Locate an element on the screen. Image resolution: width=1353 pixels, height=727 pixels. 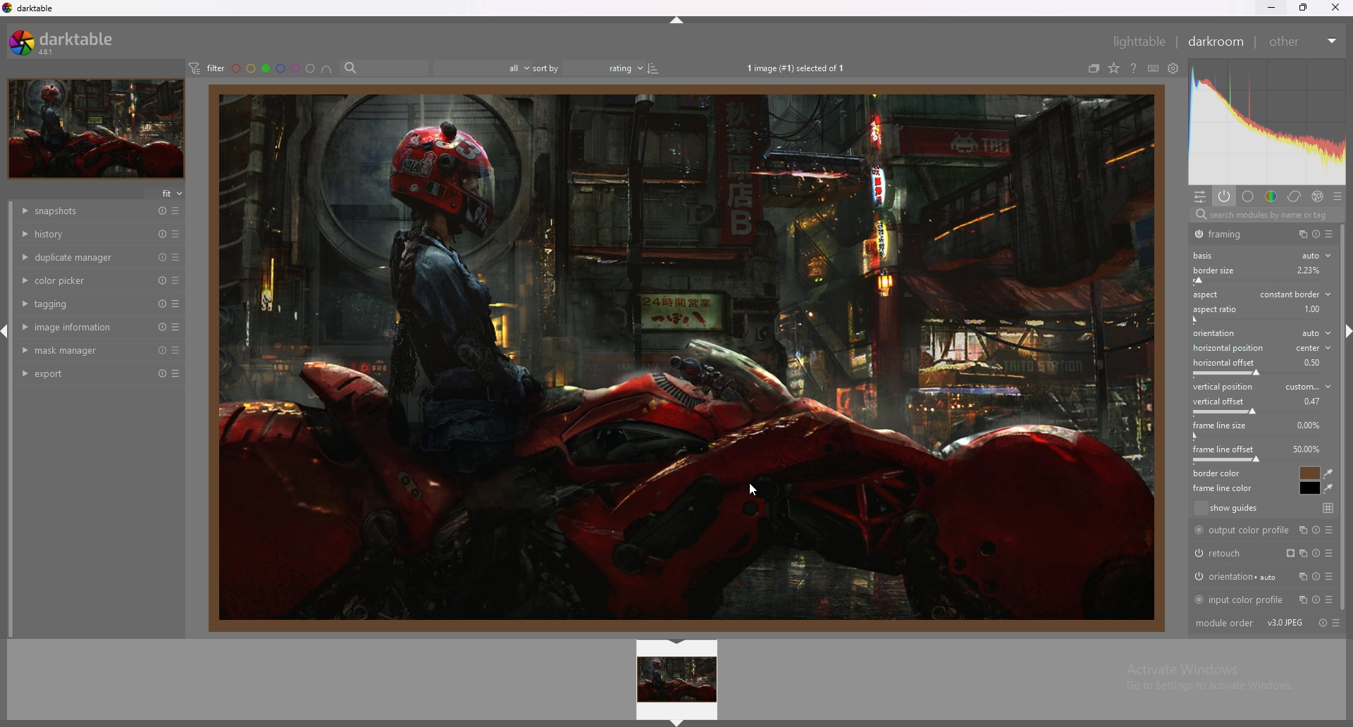
1 image (#1) selected of 1 is located at coordinates (779, 66).